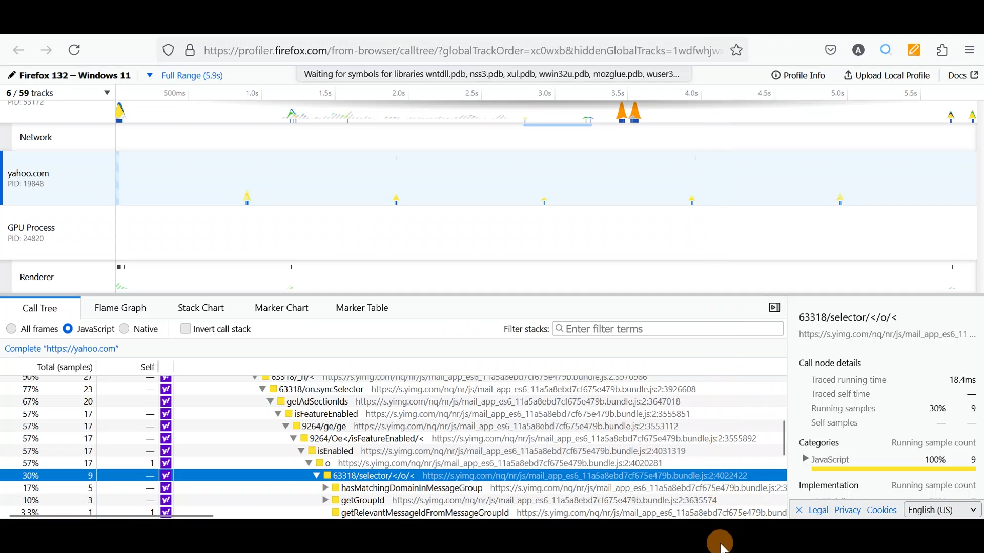 This screenshot has height=553, width=984. Describe the element at coordinates (283, 306) in the screenshot. I see `Marker Chart` at that location.